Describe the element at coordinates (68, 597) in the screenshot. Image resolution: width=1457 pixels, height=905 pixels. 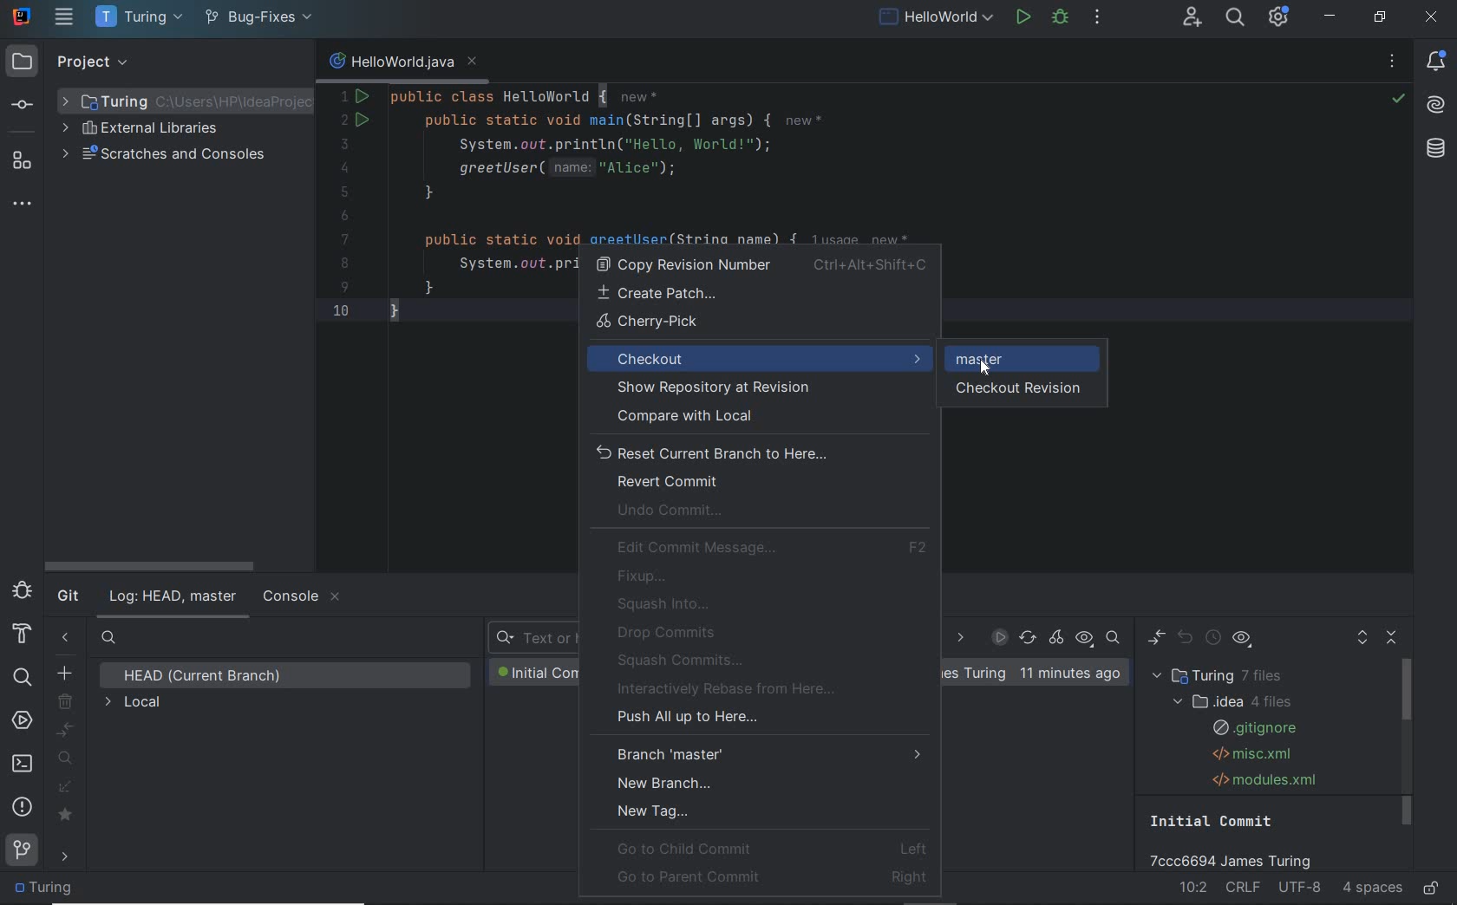
I see `git` at that location.